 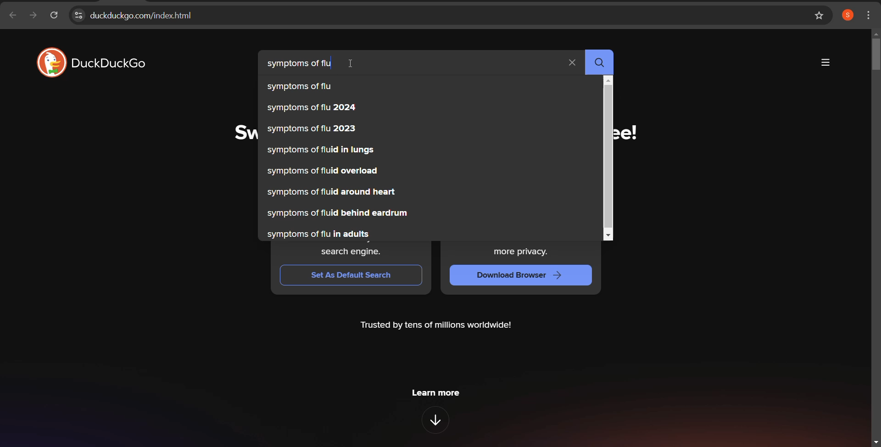 I want to click on set as default search, so click(x=350, y=274).